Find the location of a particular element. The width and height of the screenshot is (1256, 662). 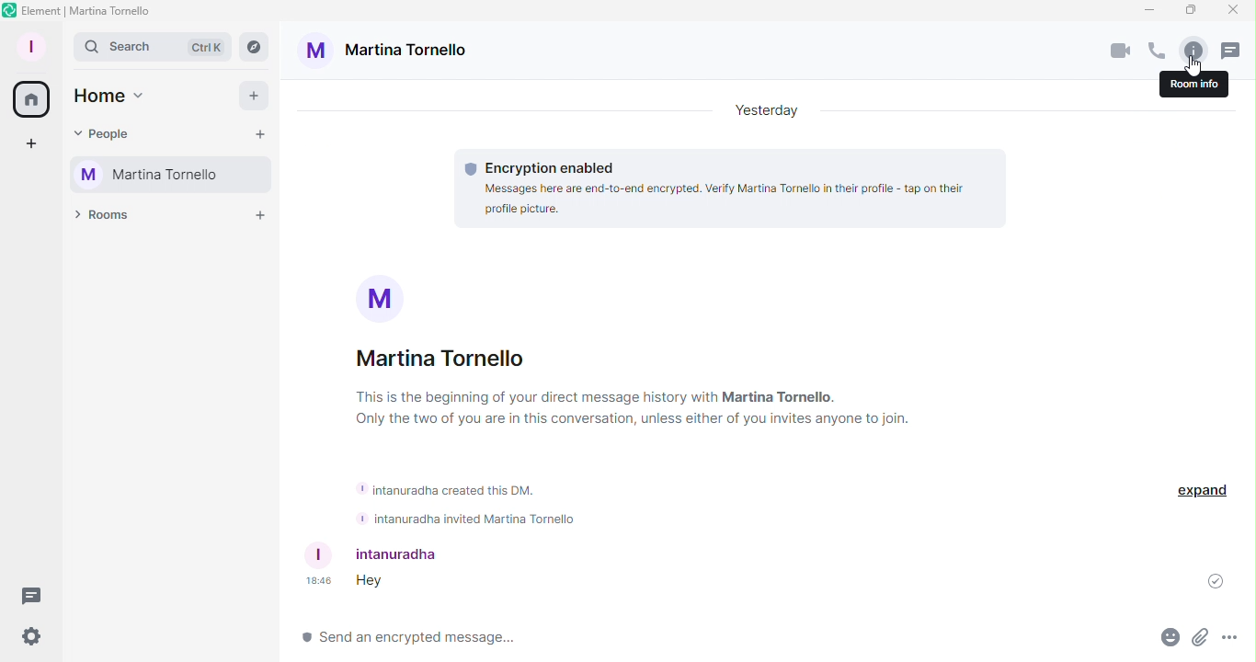

More options is located at coordinates (1234, 640).